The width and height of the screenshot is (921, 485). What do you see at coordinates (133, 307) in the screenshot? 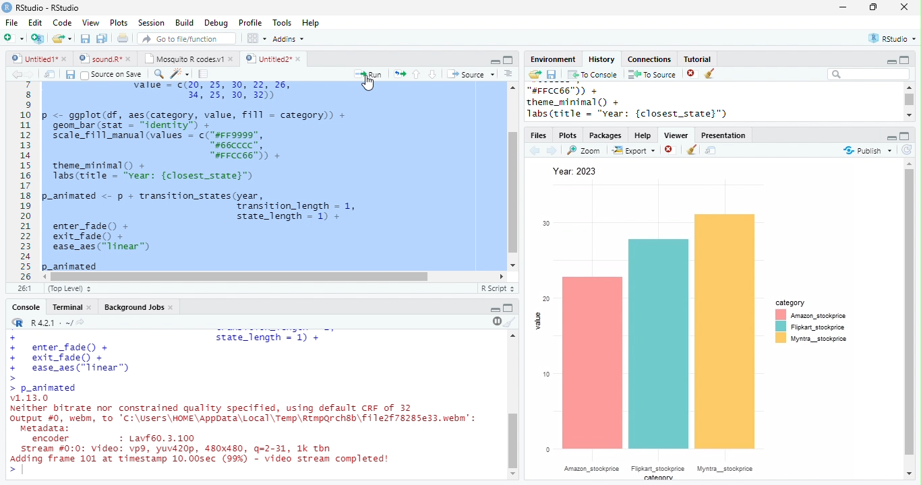
I see `Background Jobs` at bounding box center [133, 307].